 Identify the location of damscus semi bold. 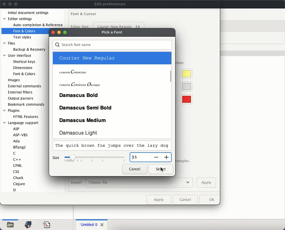
(112, 107).